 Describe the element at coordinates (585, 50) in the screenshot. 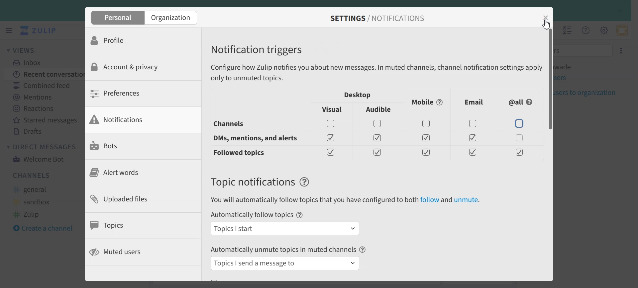

I see `Filter users` at that location.